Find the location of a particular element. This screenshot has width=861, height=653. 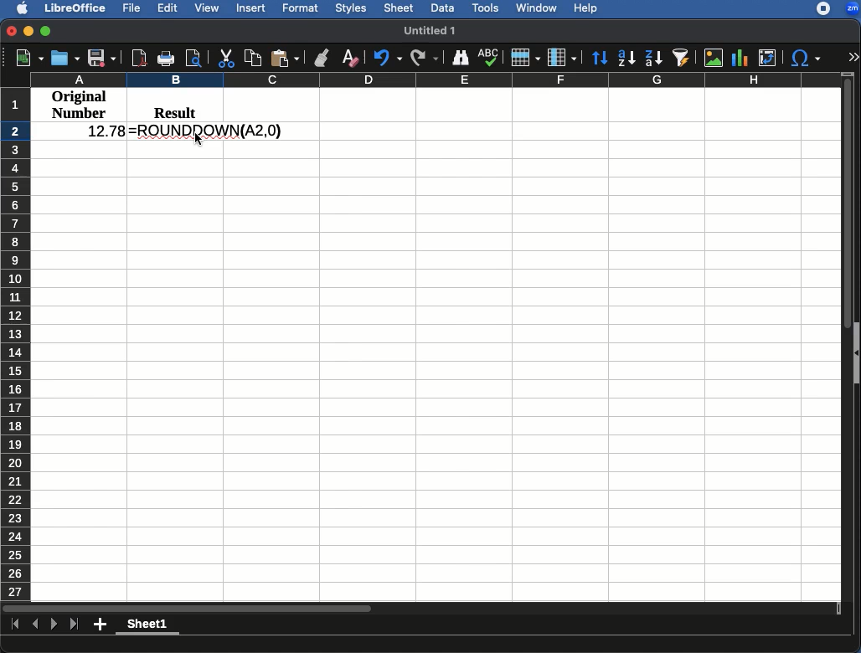

=ROUNDDOWN(A2,0) is located at coordinates (206, 131).